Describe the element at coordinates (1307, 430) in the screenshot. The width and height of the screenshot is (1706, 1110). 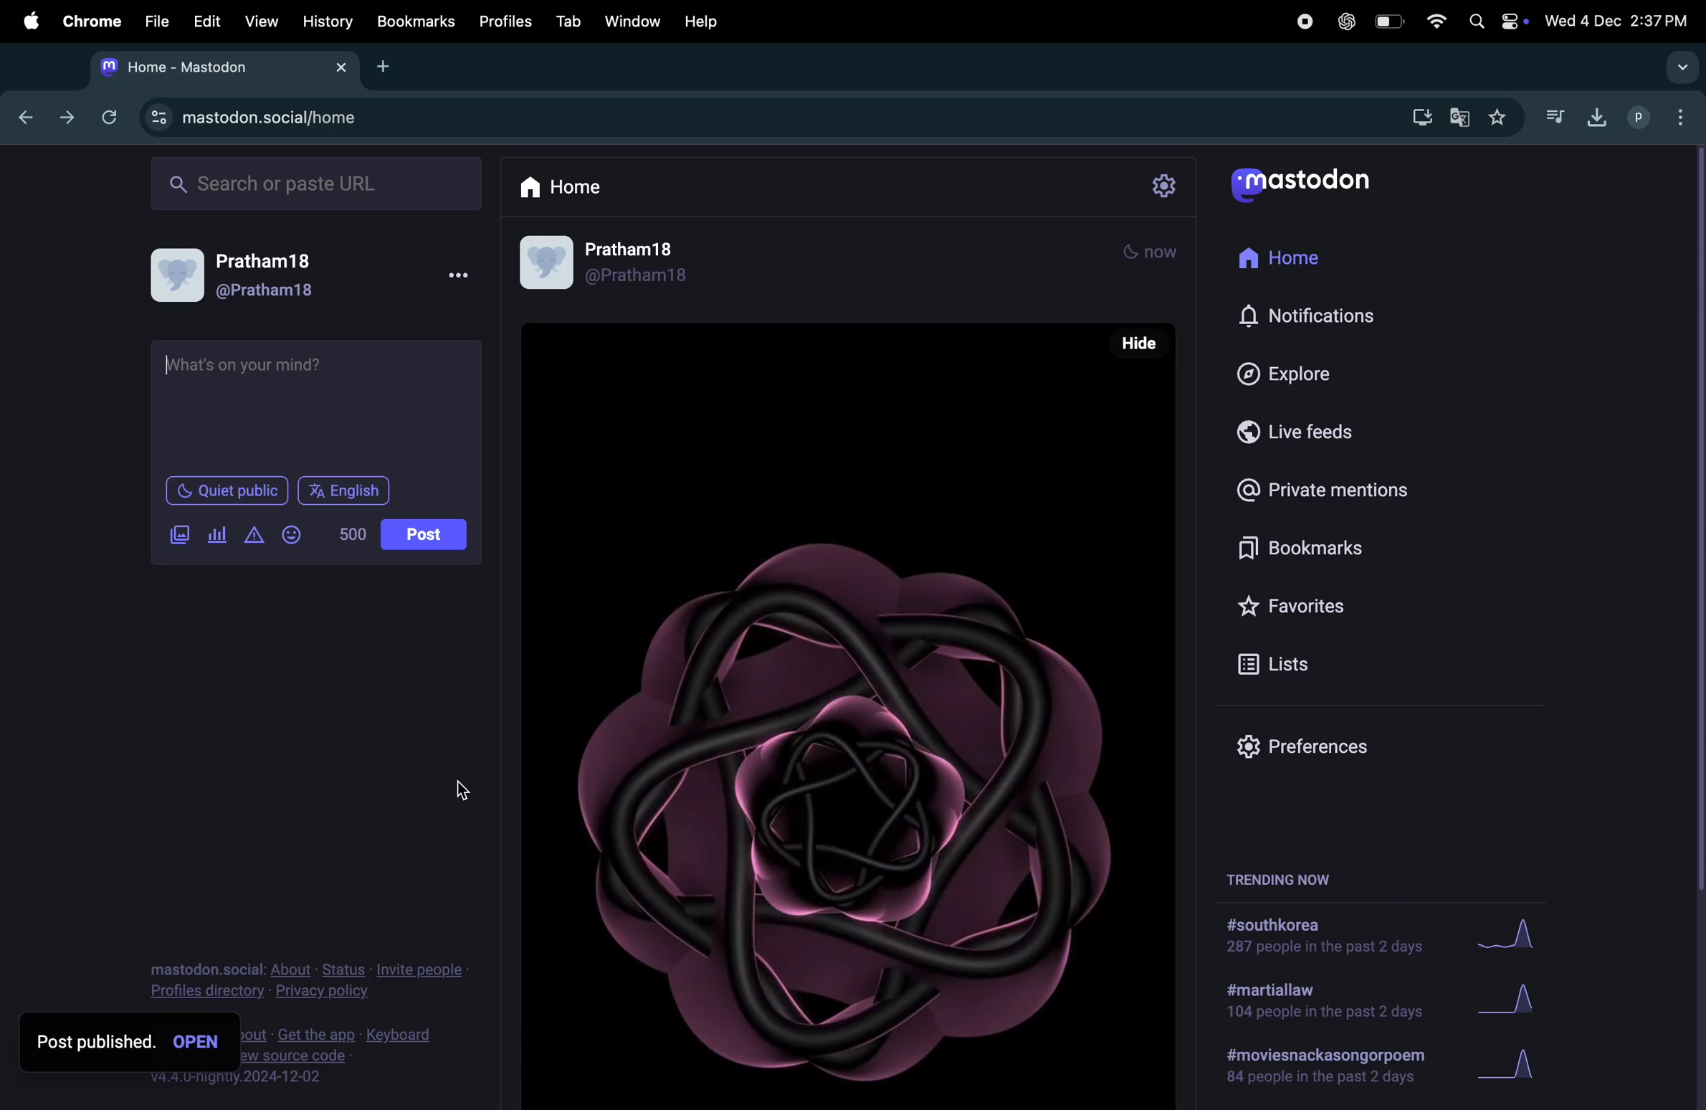
I see `live feeds` at that location.